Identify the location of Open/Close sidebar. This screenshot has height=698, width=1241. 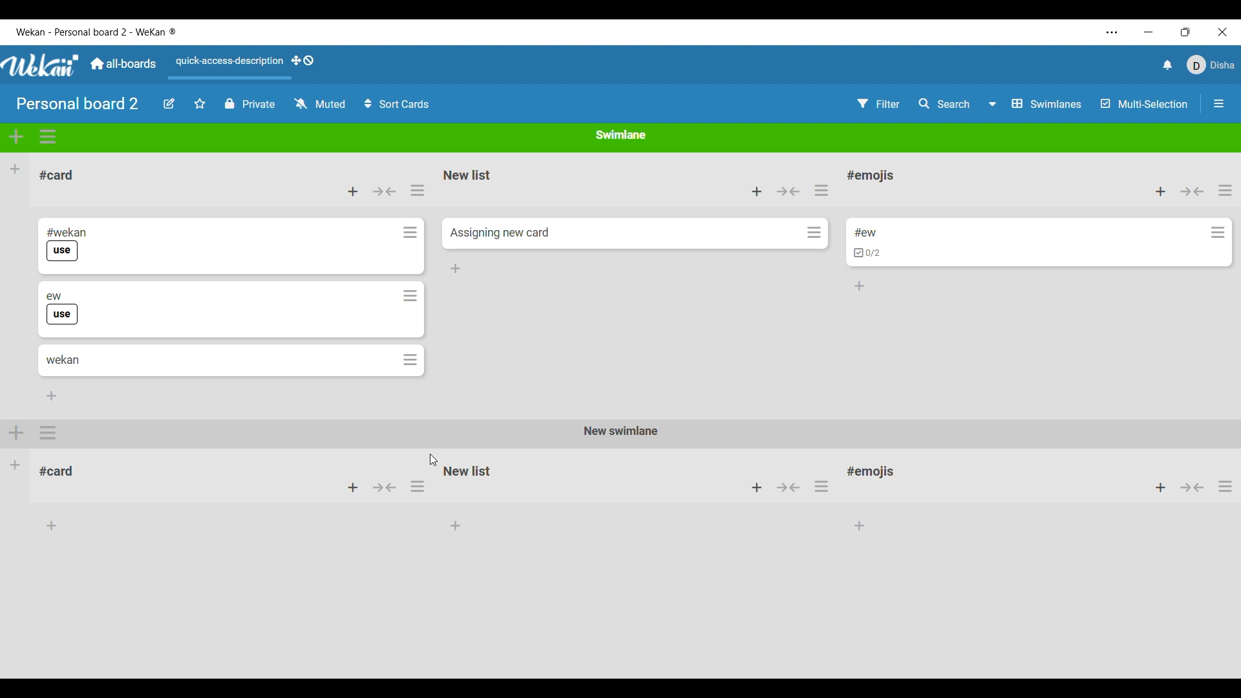
(1219, 103).